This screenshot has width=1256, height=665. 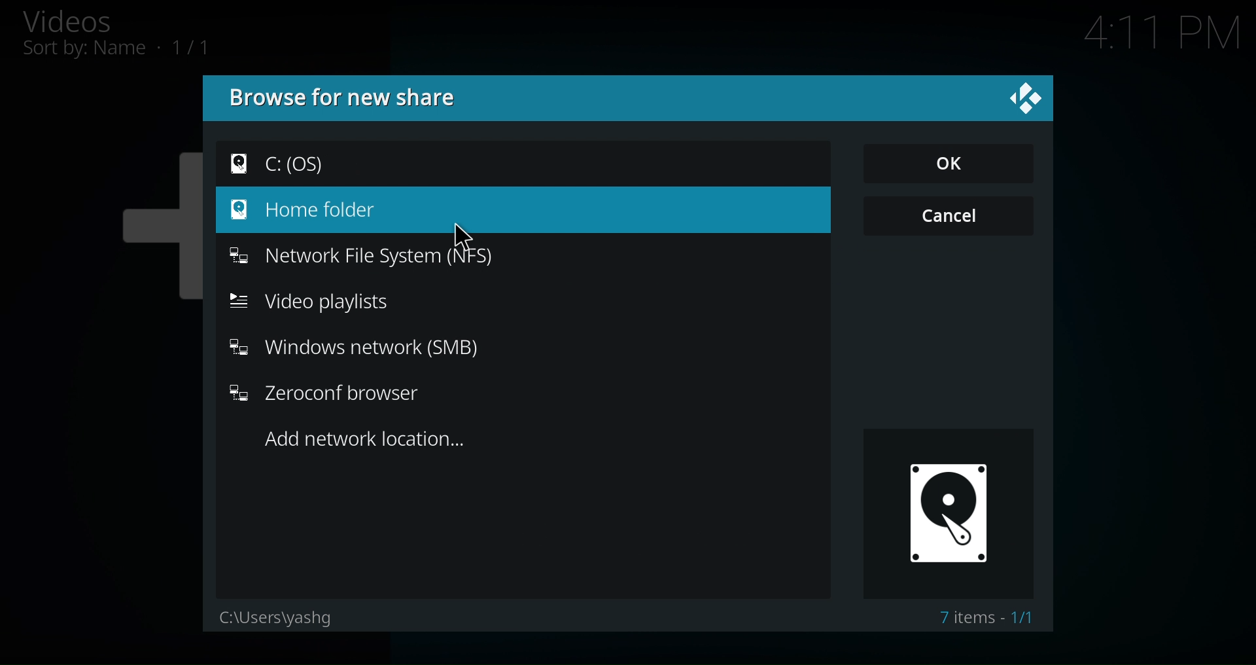 I want to click on Video playlist, so click(x=315, y=302).